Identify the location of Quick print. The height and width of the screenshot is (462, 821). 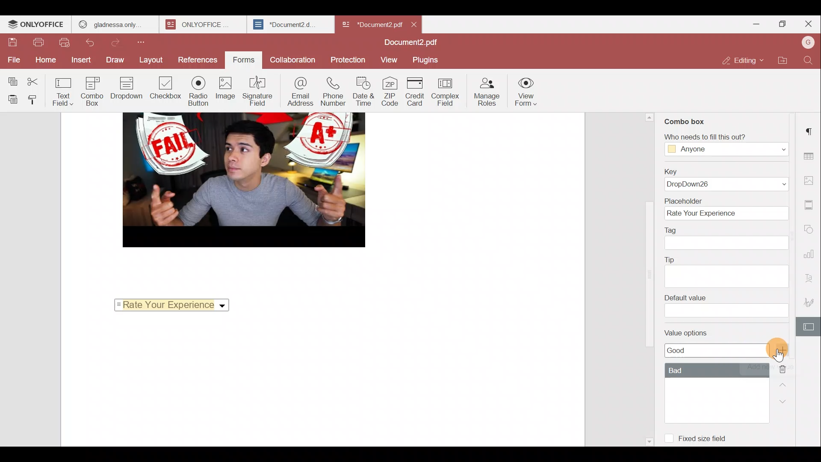
(64, 43).